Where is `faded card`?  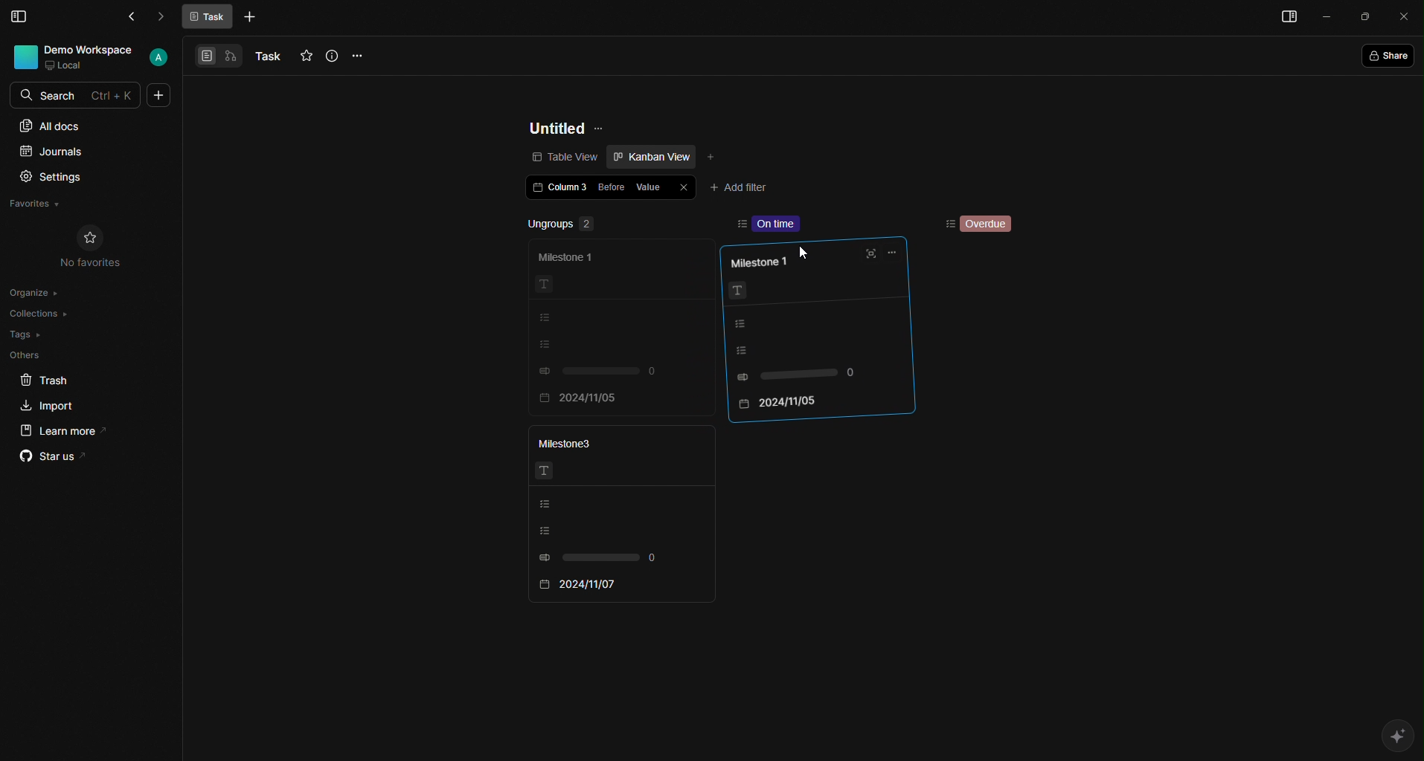 faded card is located at coordinates (615, 334).